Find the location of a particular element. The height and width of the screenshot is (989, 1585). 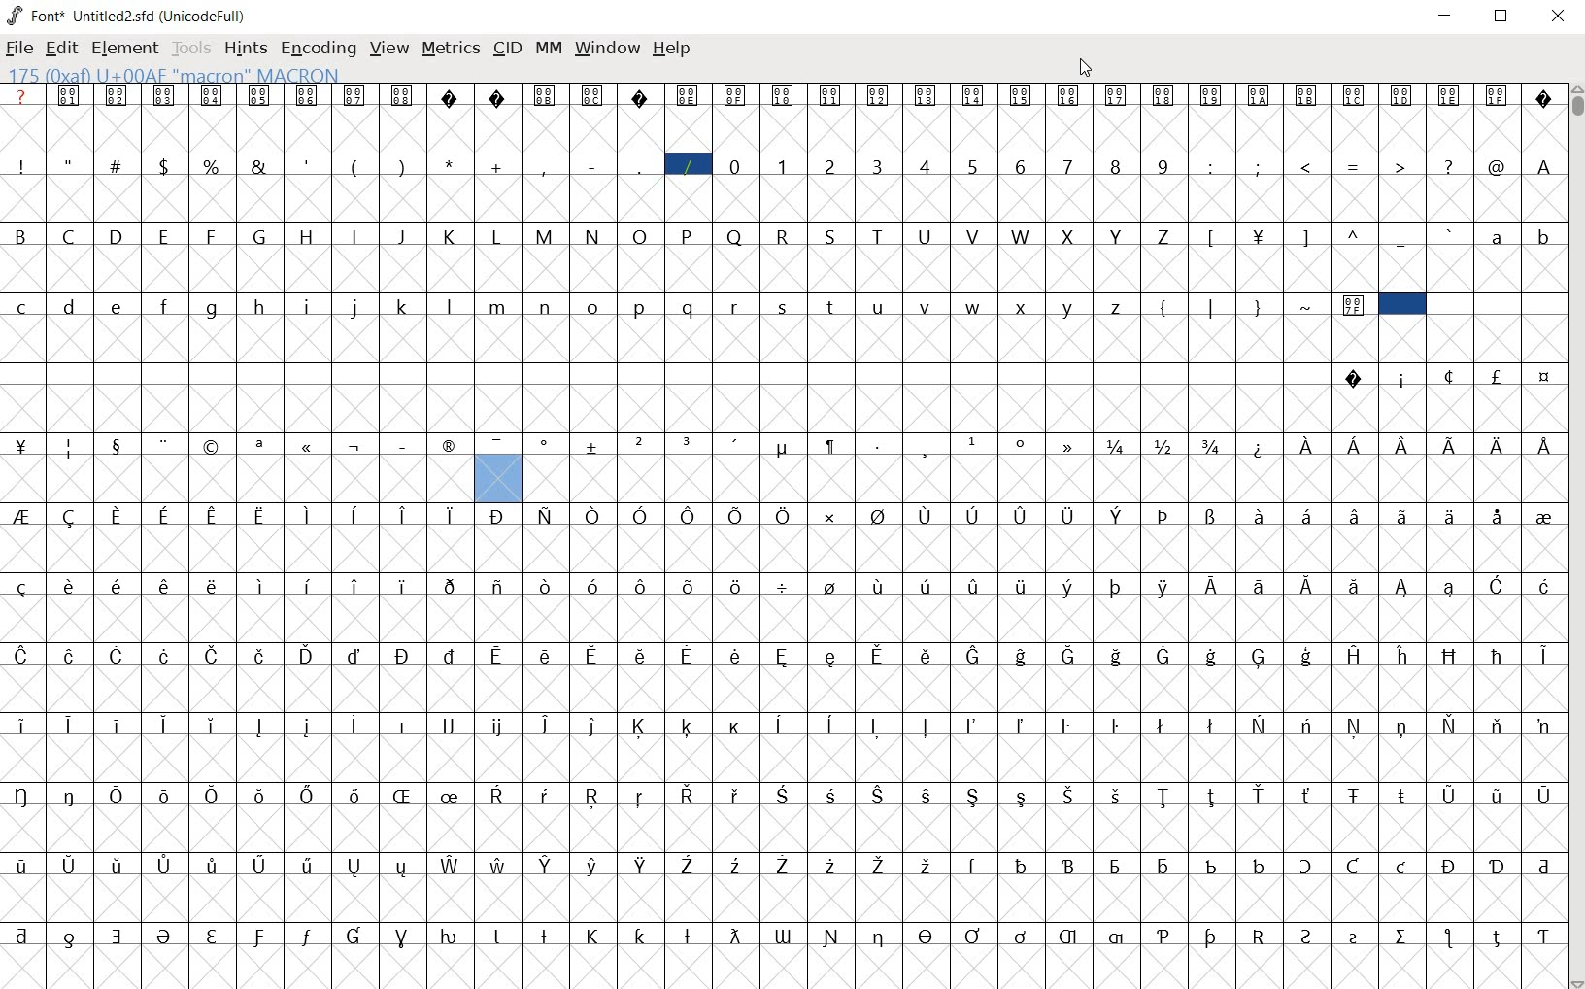

Symbol is located at coordinates (786, 795).